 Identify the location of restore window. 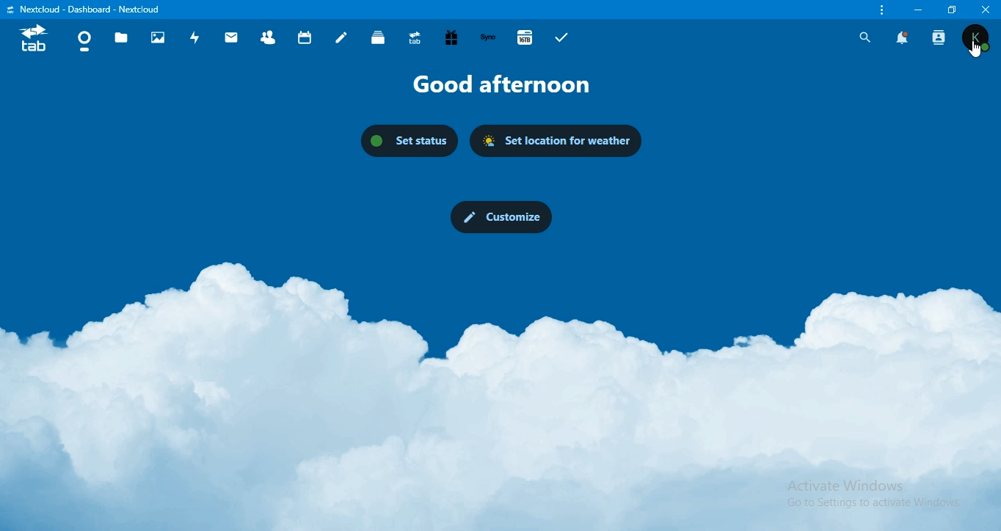
(948, 9).